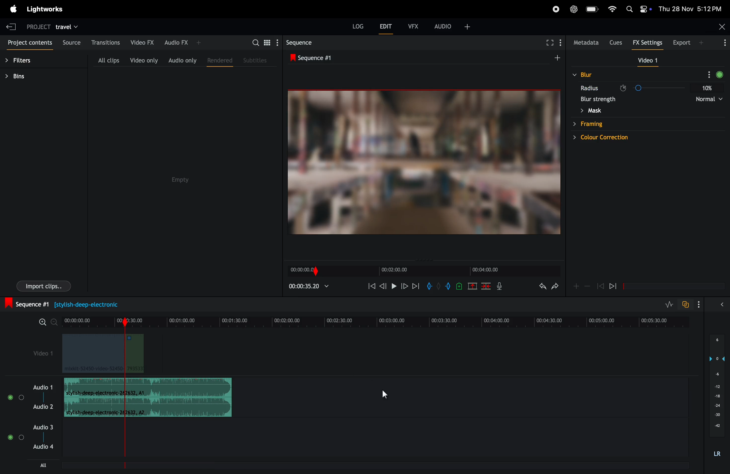 The height and width of the screenshot is (474, 730). I want to click on audio , so click(454, 26).